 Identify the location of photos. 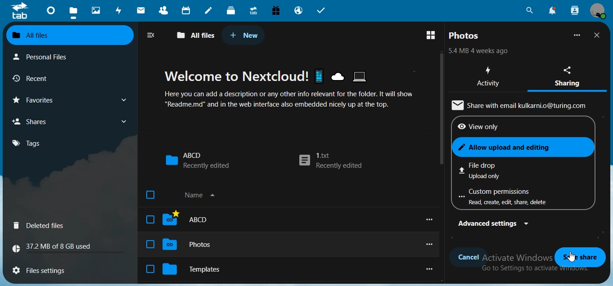
(465, 36).